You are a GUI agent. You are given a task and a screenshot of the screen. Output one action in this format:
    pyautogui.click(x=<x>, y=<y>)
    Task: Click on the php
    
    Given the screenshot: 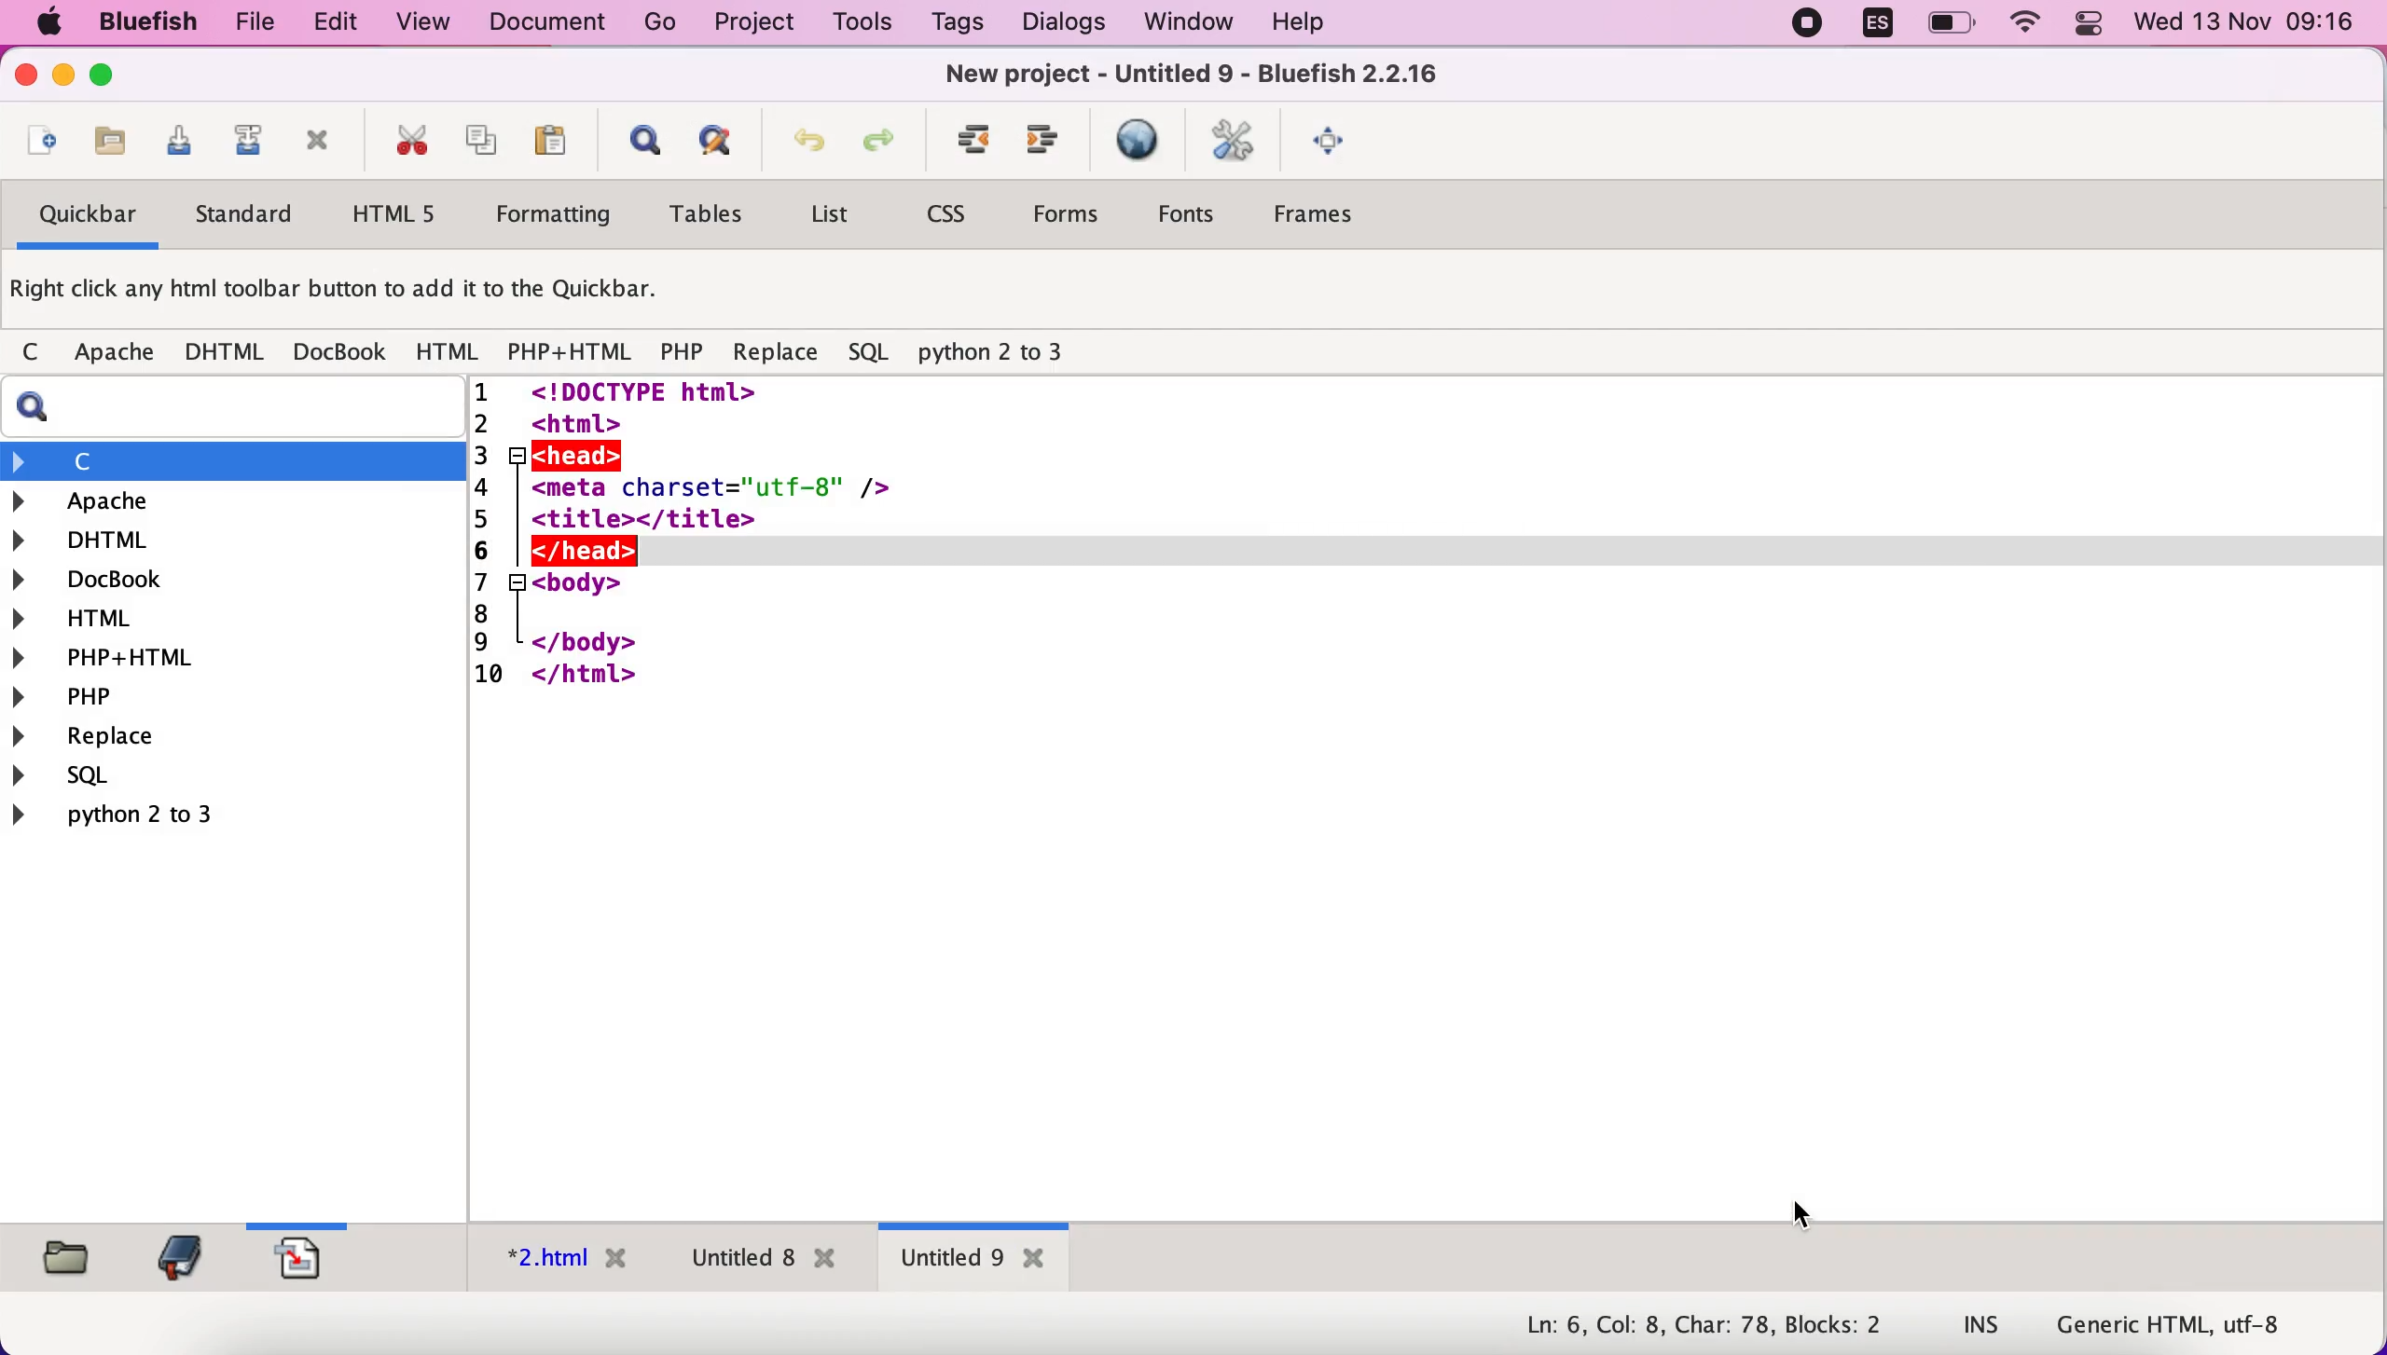 What is the action you would take?
    pyautogui.click(x=683, y=354)
    